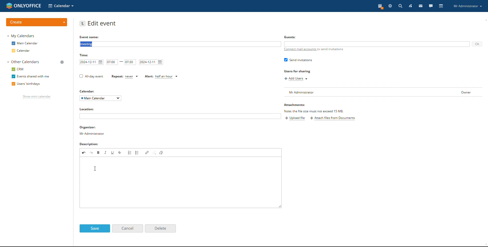  What do you see at coordinates (19, 69) in the screenshot?
I see `crm` at bounding box center [19, 69].